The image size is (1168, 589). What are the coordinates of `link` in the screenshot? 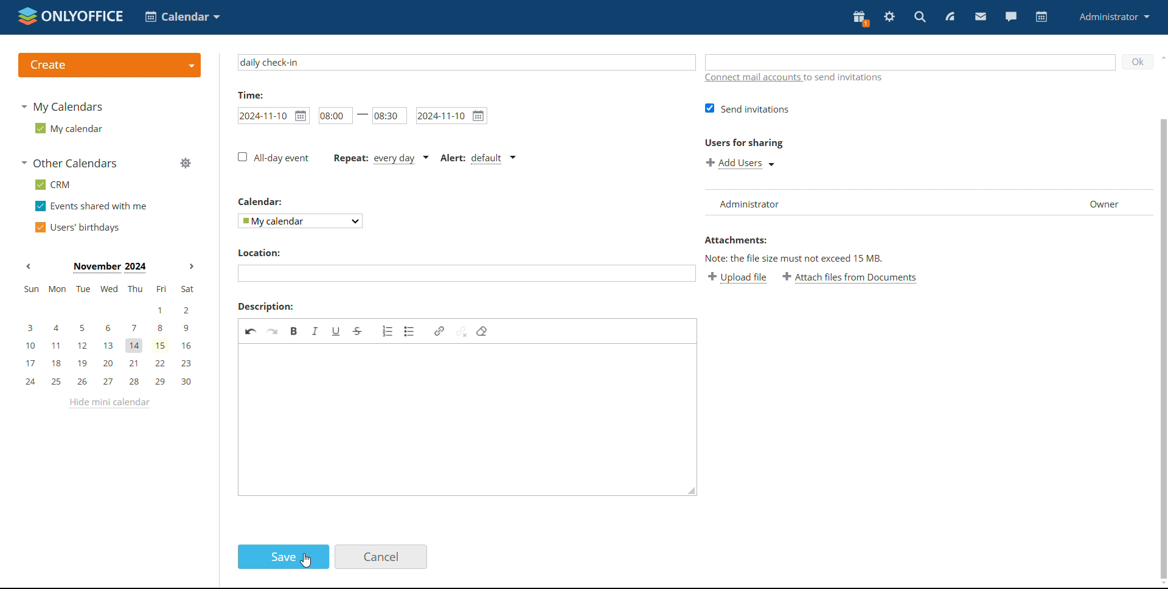 It's located at (438, 327).